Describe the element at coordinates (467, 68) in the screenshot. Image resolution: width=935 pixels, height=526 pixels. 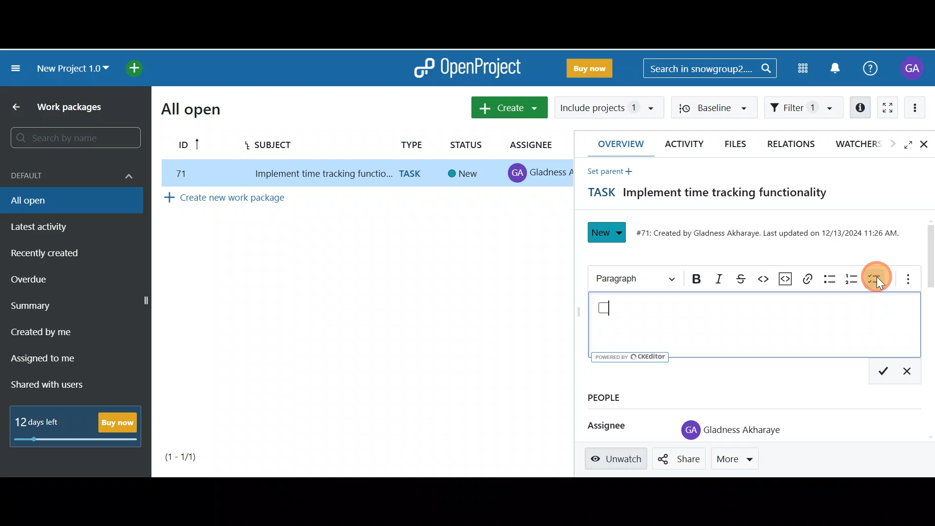
I see `OpenProject` at that location.